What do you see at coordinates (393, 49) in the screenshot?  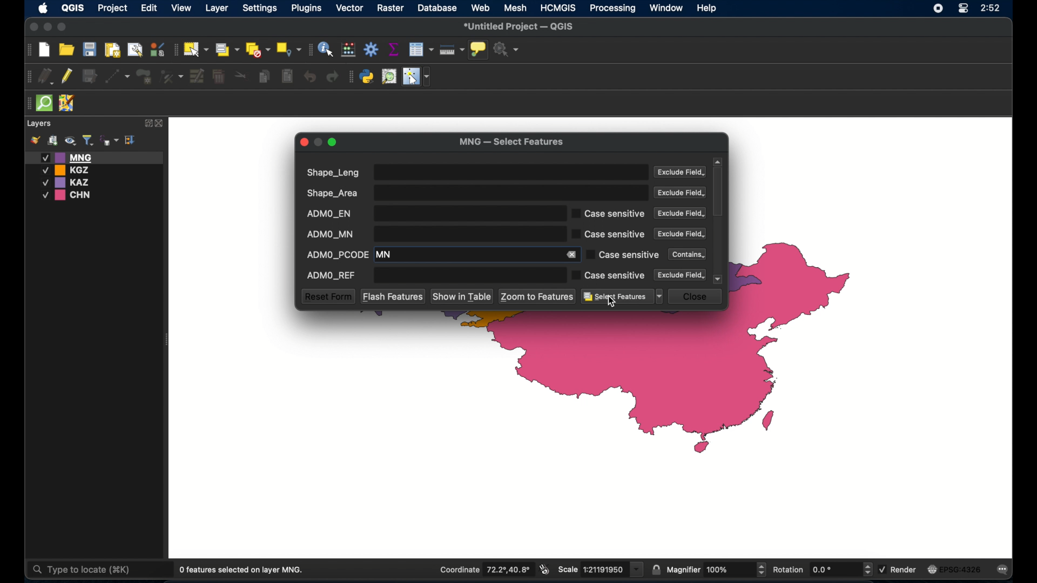 I see `show statistical summary` at bounding box center [393, 49].